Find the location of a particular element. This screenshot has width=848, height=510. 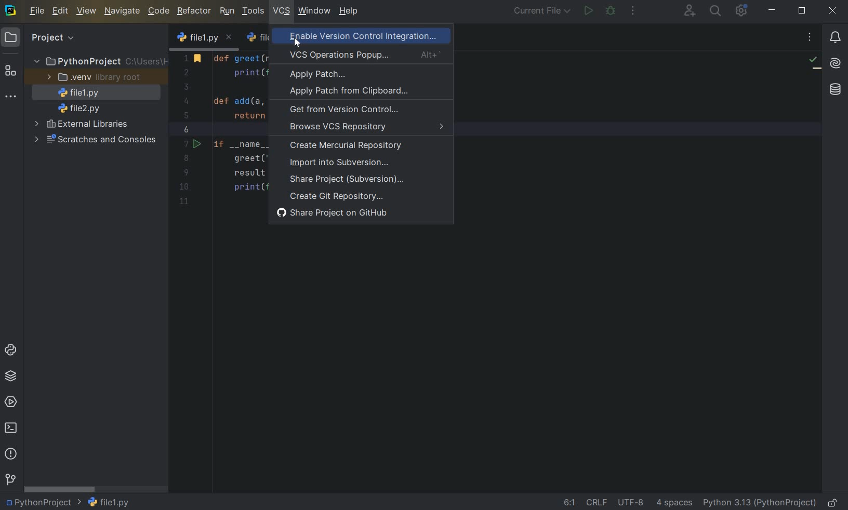

create mercurial repository is located at coordinates (361, 146).